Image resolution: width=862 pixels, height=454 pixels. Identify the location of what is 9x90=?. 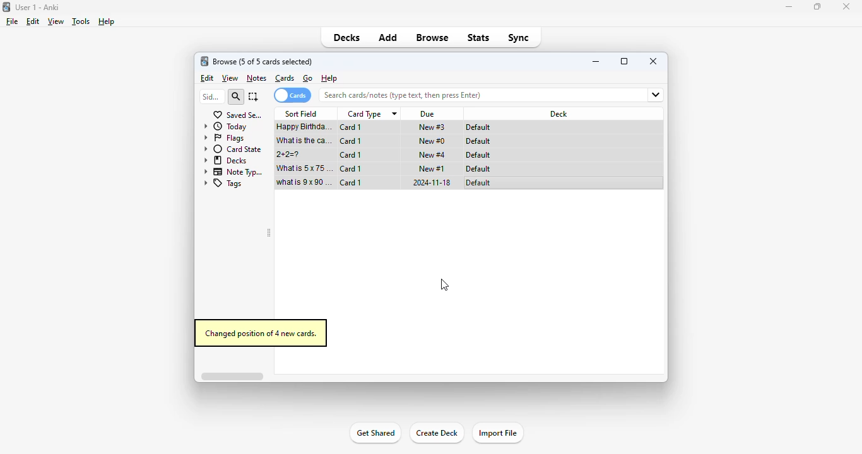
(304, 182).